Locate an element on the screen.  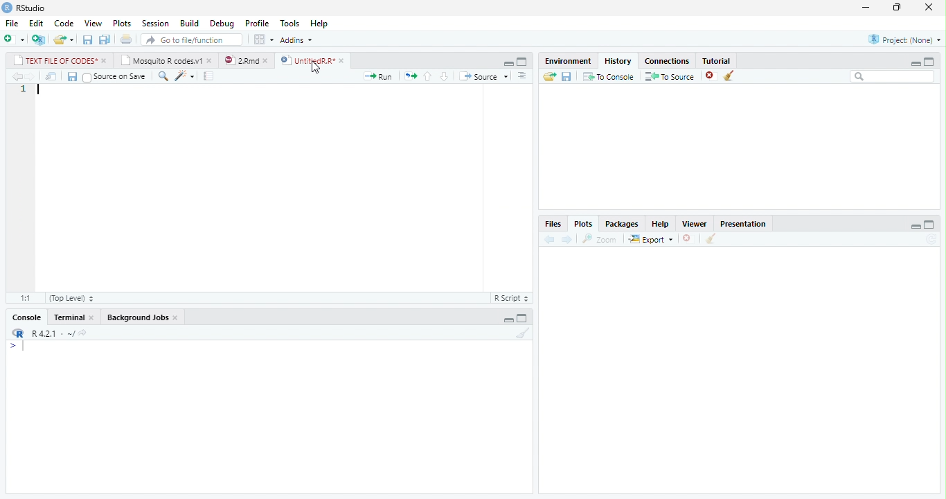
> is located at coordinates (18, 346).